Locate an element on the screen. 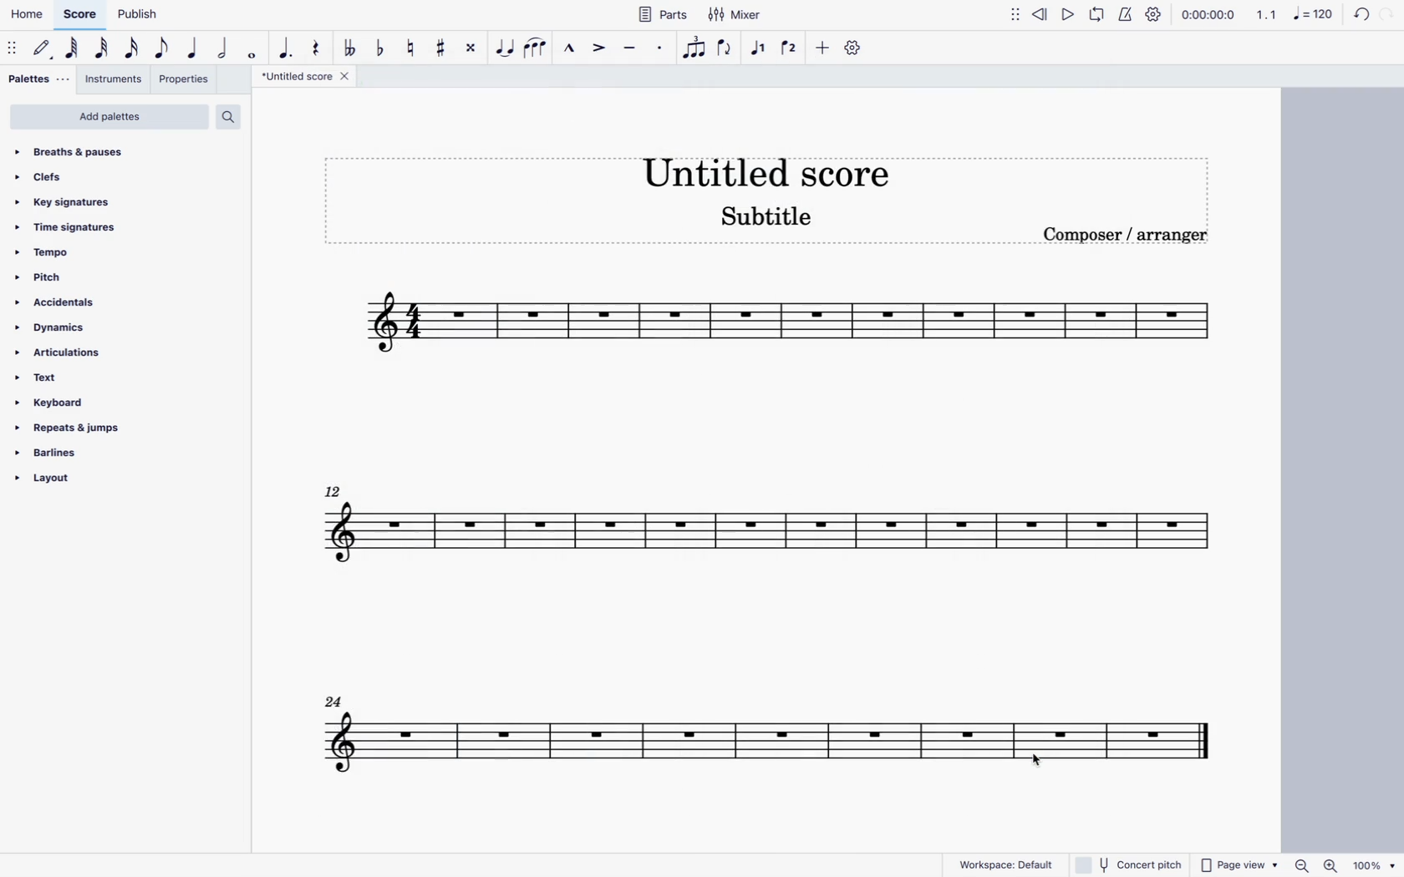  repeats & jumps is located at coordinates (75, 428).